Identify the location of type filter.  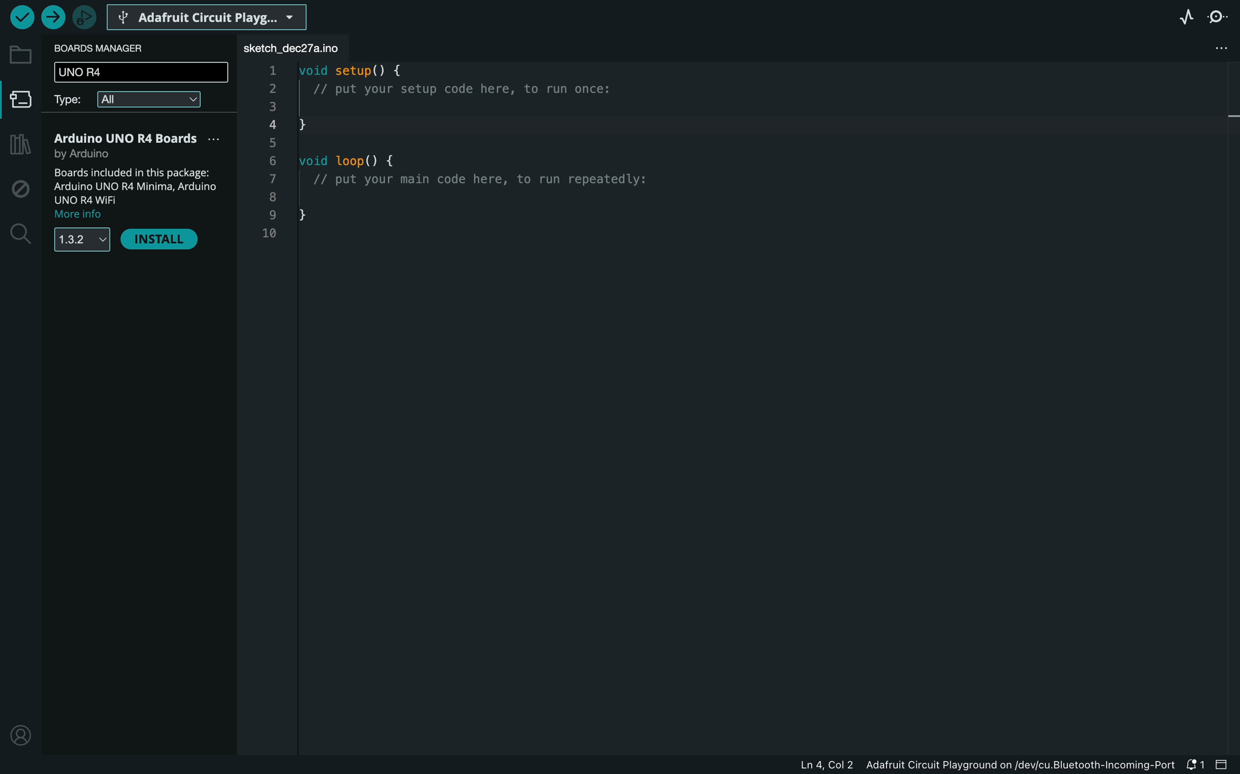
(66, 102).